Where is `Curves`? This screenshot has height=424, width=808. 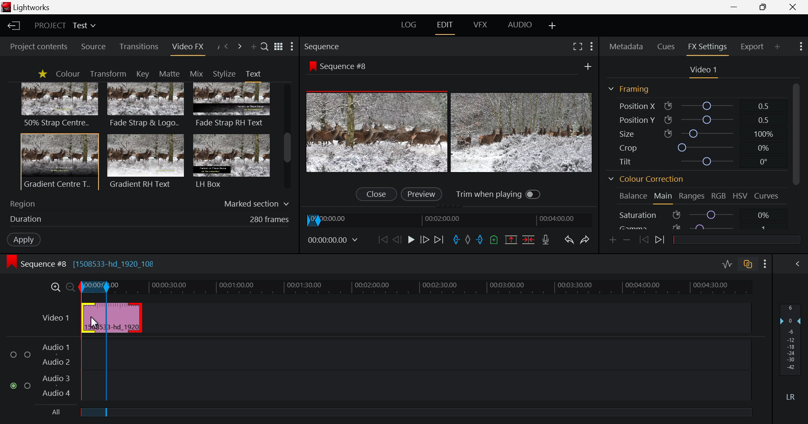 Curves is located at coordinates (768, 195).